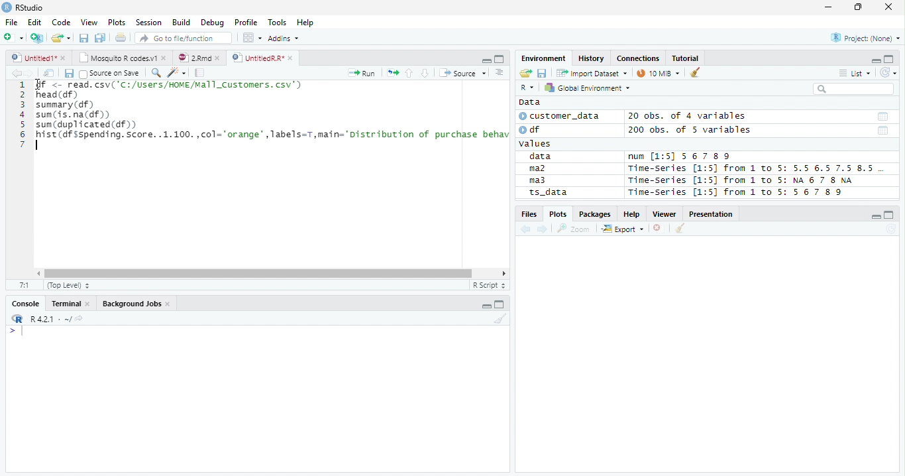  I want to click on Untitiled1, so click(38, 58).